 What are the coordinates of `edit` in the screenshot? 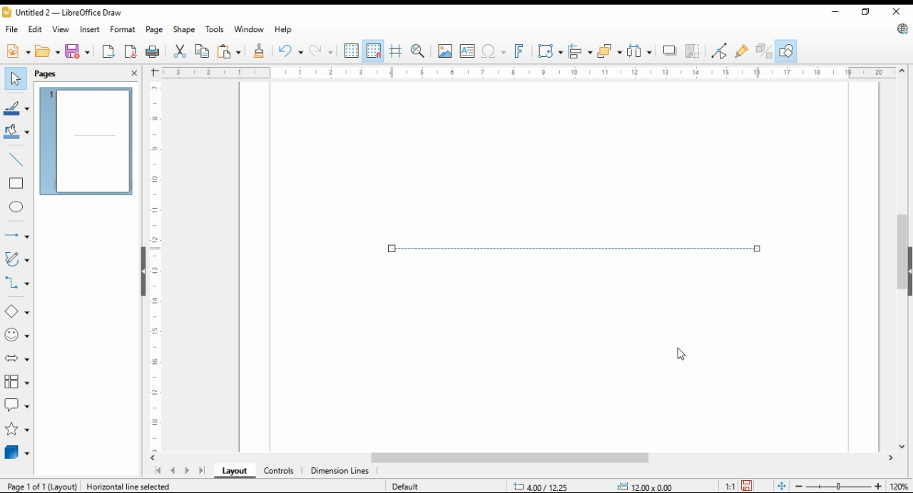 It's located at (34, 28).